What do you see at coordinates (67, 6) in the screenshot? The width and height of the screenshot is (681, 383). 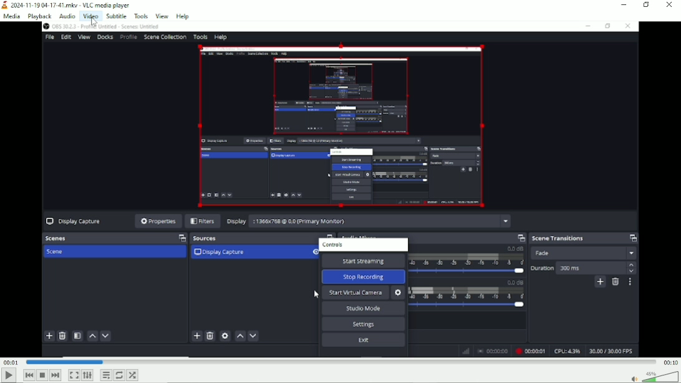 I see `title` at bounding box center [67, 6].